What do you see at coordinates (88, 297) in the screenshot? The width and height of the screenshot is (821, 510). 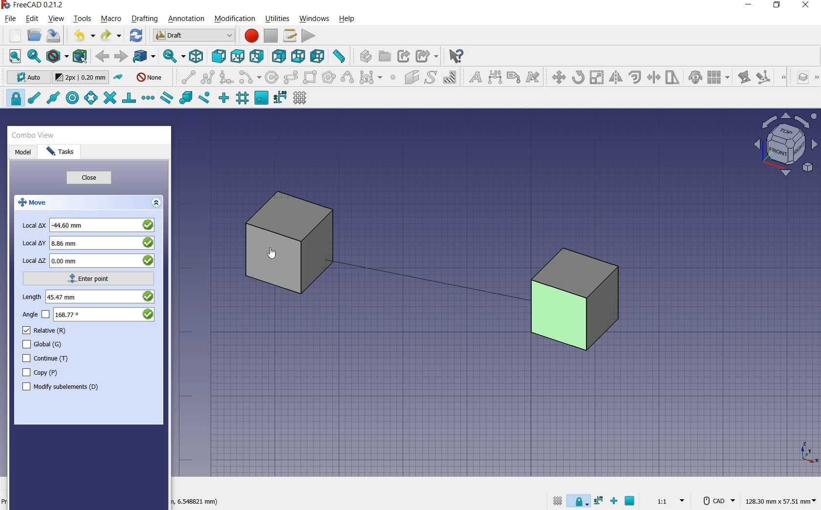 I see `length` at bounding box center [88, 297].